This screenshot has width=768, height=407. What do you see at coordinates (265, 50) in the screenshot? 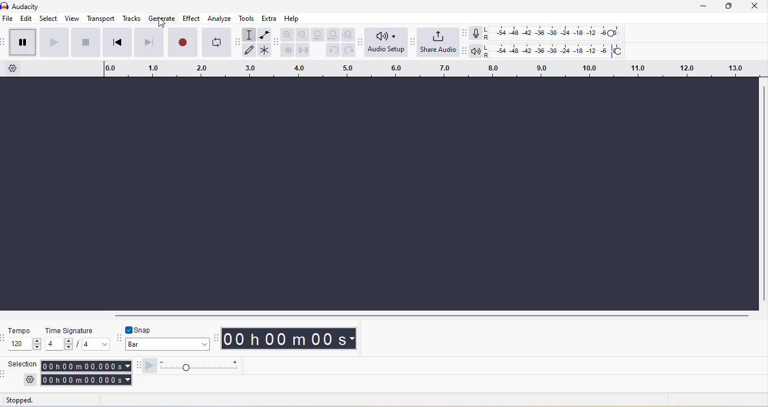
I see `multi tool` at bounding box center [265, 50].